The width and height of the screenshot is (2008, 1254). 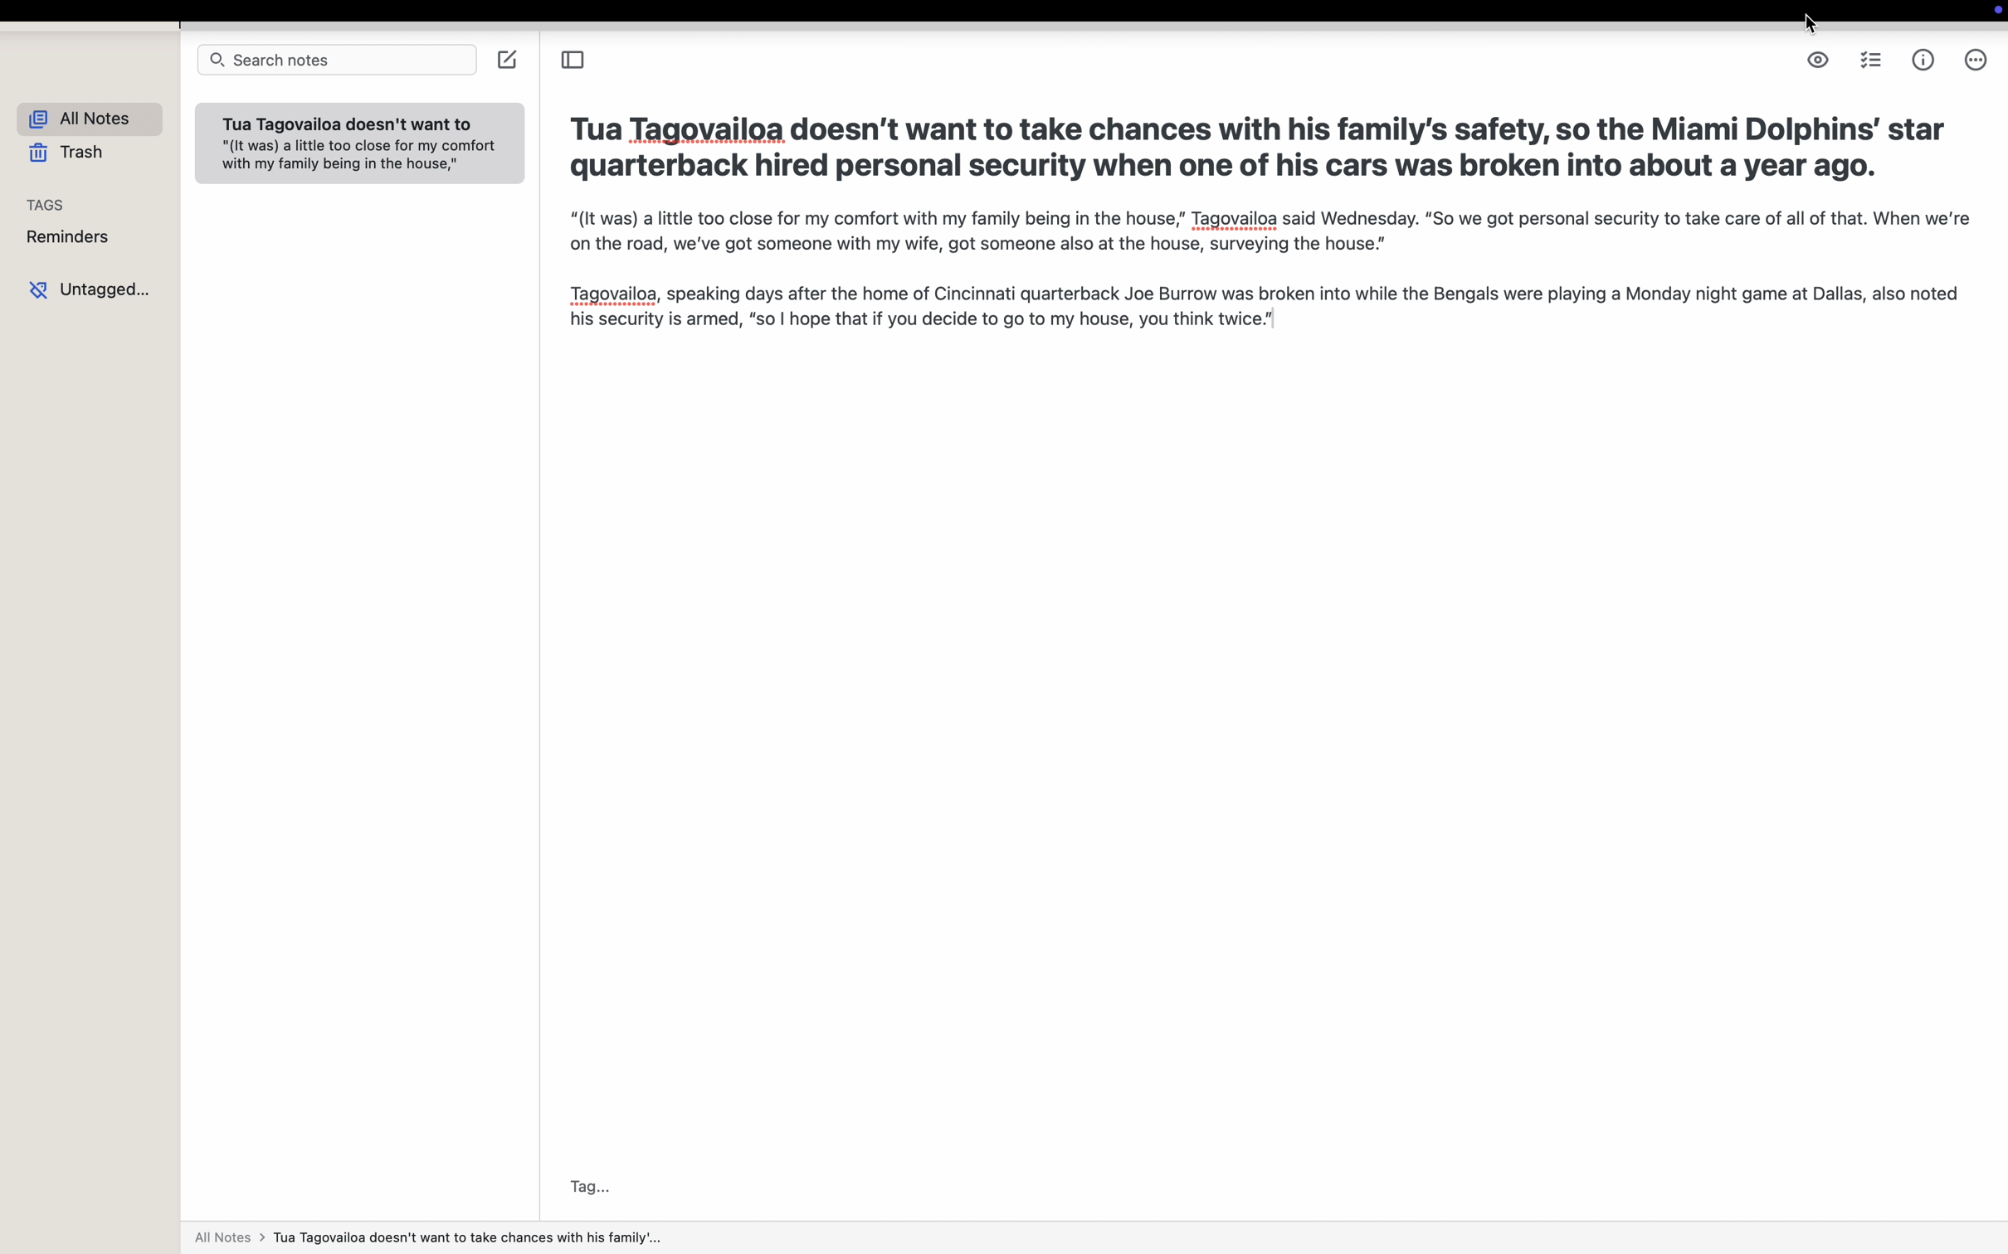 What do you see at coordinates (90, 290) in the screenshot?
I see `untagged` at bounding box center [90, 290].